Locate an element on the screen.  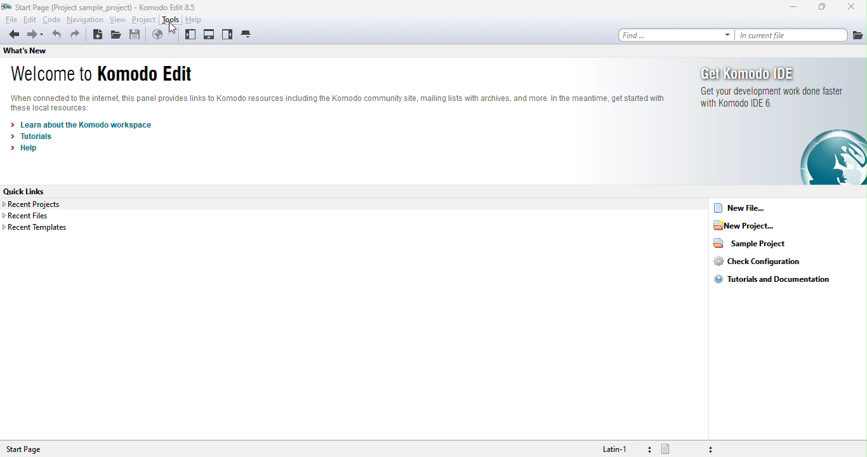
new file is located at coordinates (755, 209).